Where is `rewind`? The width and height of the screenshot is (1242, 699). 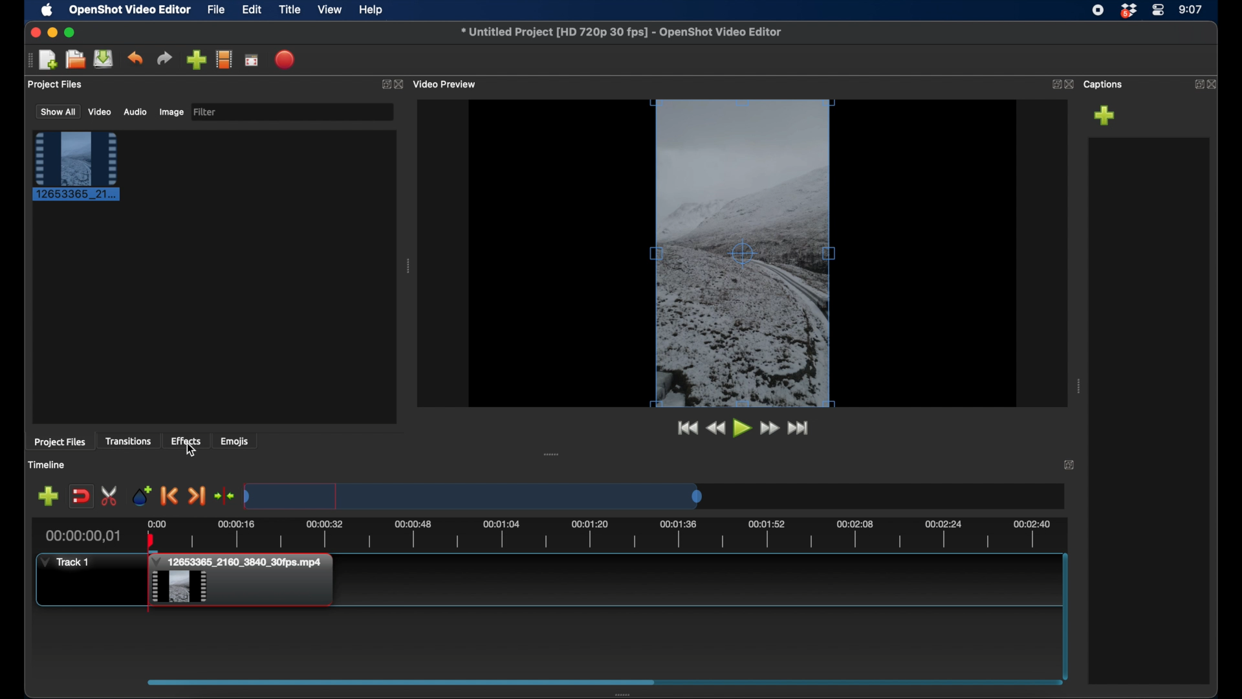 rewind is located at coordinates (715, 428).